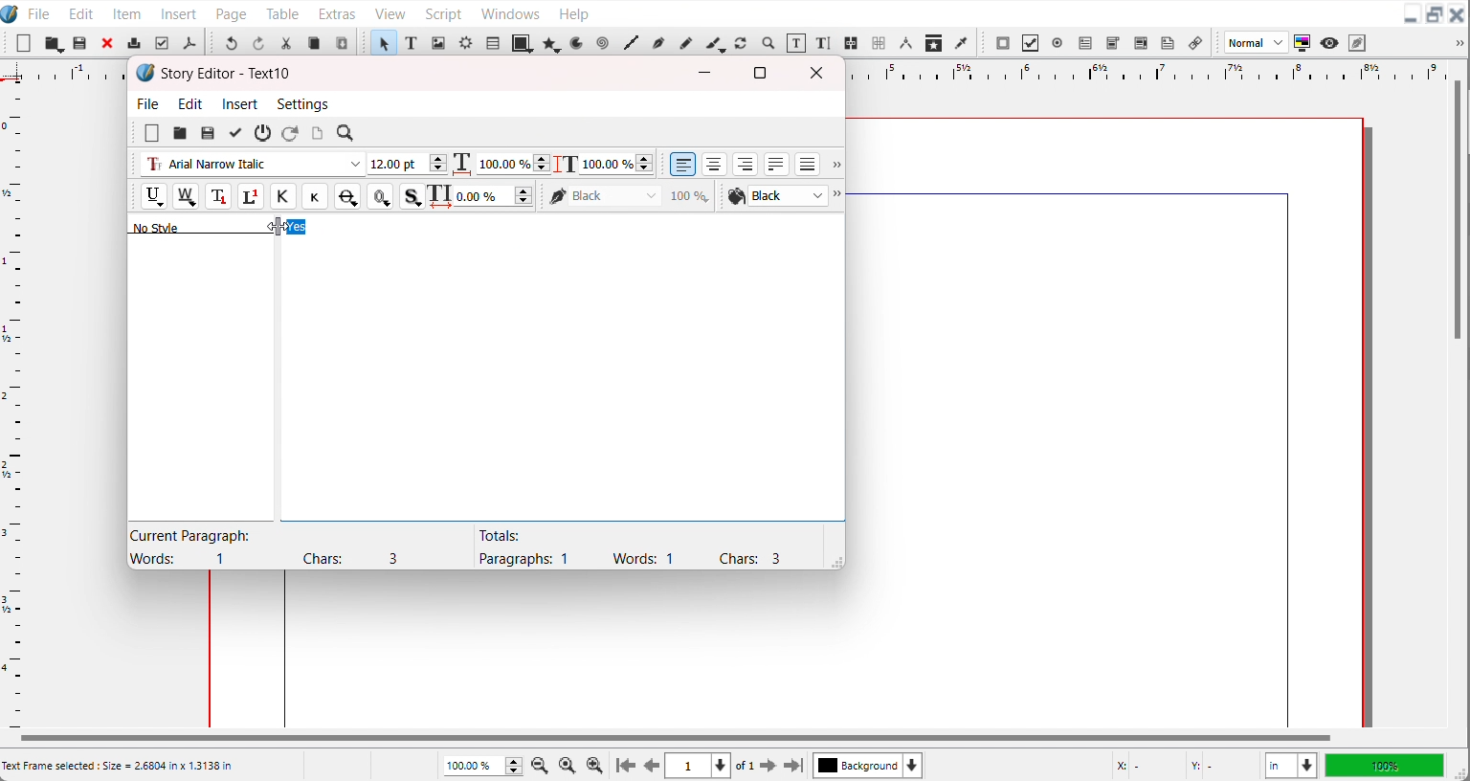 The height and width of the screenshot is (781, 1470). I want to click on PDF List box, so click(1142, 43).